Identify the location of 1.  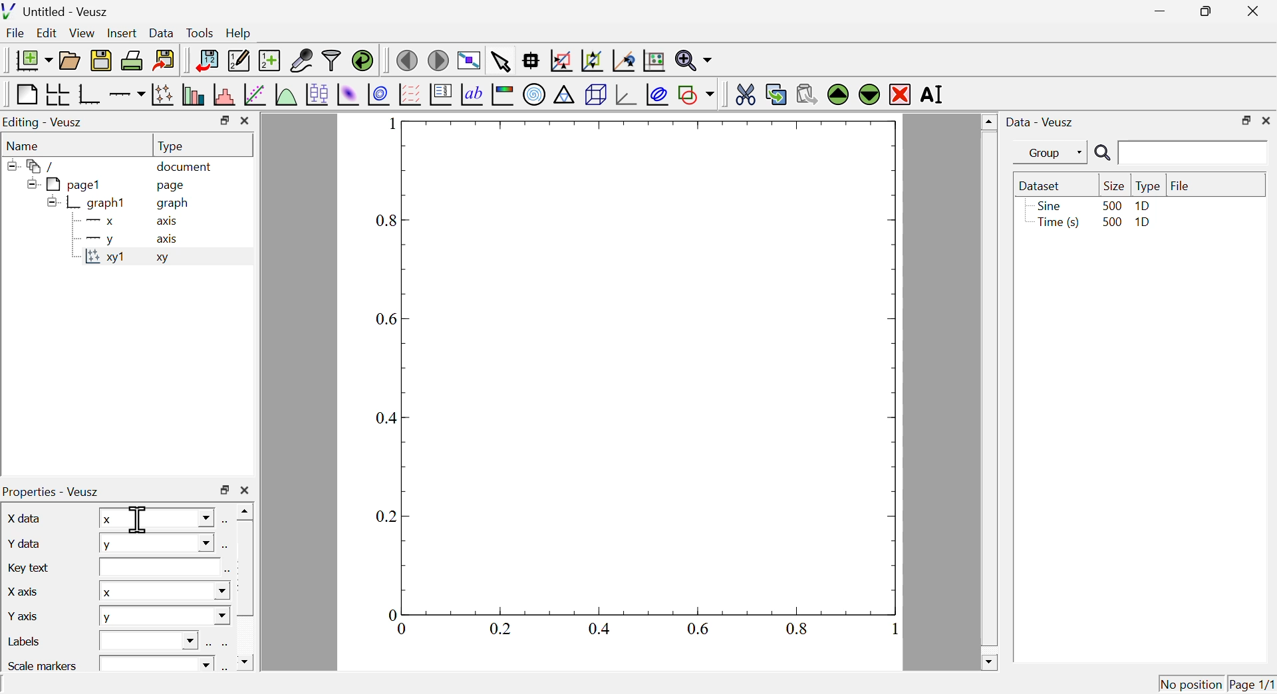
(888, 629).